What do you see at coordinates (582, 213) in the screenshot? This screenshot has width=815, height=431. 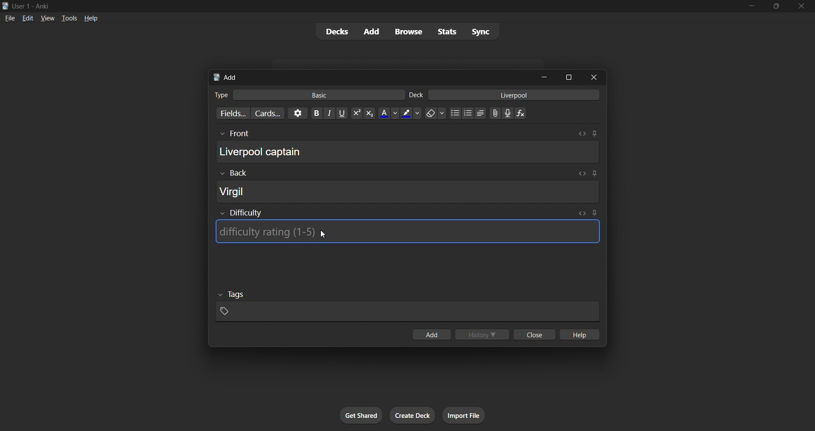 I see `Toggle HTML editor` at bounding box center [582, 213].